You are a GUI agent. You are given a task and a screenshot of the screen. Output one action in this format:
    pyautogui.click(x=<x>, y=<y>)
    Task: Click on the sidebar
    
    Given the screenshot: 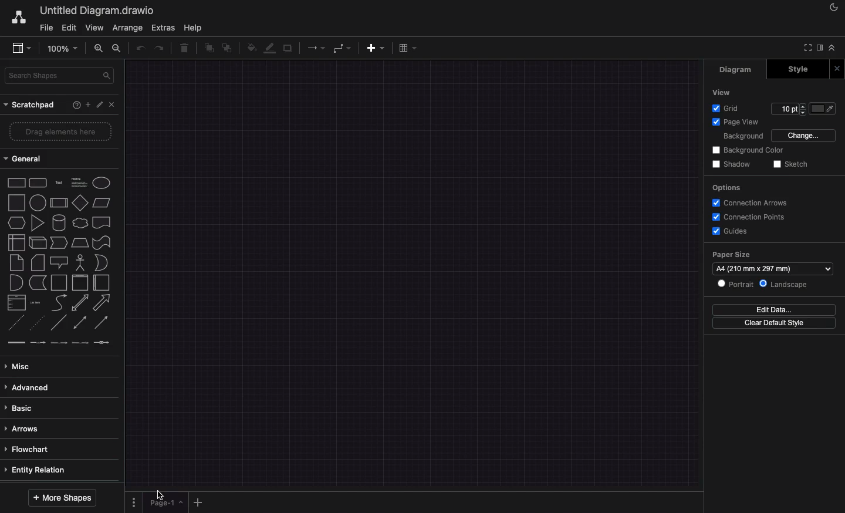 What is the action you would take?
    pyautogui.click(x=21, y=49)
    